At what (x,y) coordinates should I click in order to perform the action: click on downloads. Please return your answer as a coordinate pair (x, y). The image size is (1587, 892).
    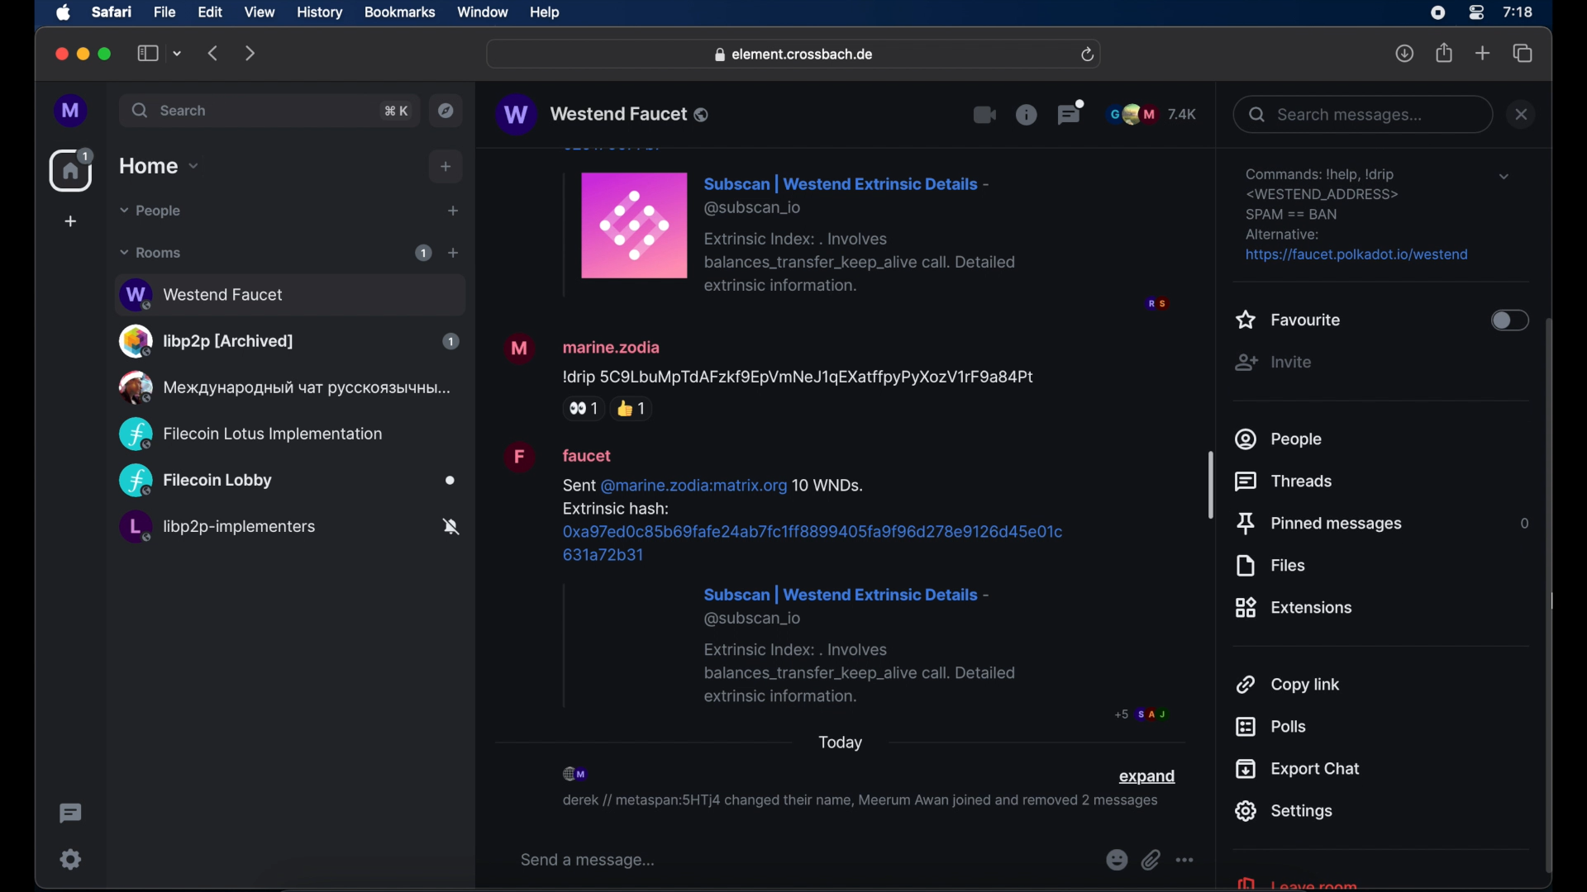
    Looking at the image, I should click on (1405, 53).